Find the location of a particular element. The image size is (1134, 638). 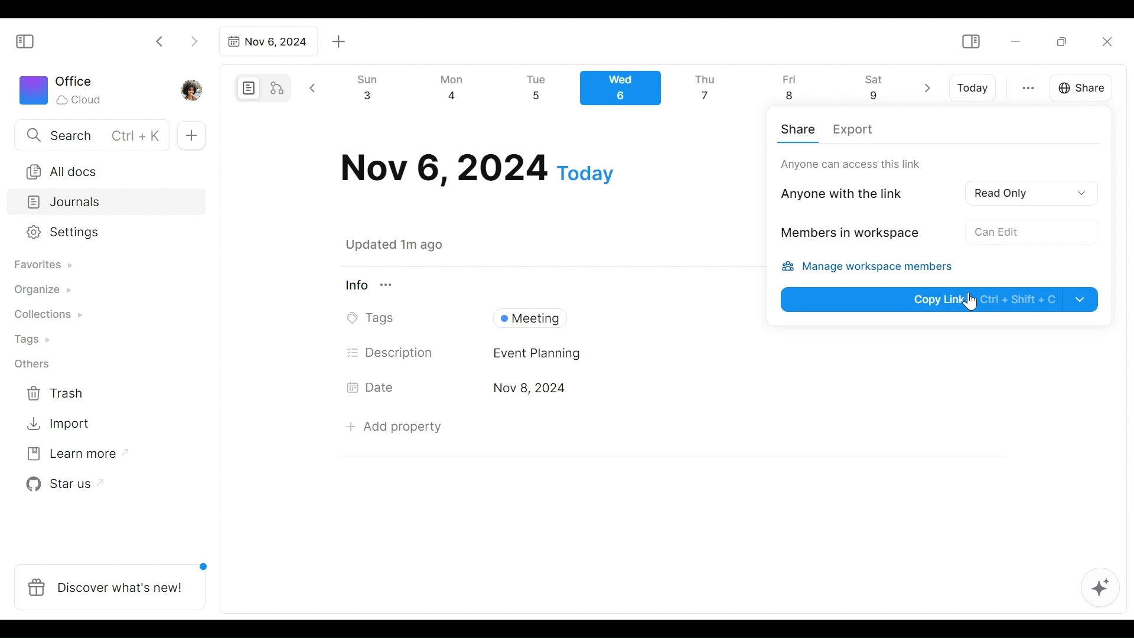

Collections is located at coordinates (47, 316).